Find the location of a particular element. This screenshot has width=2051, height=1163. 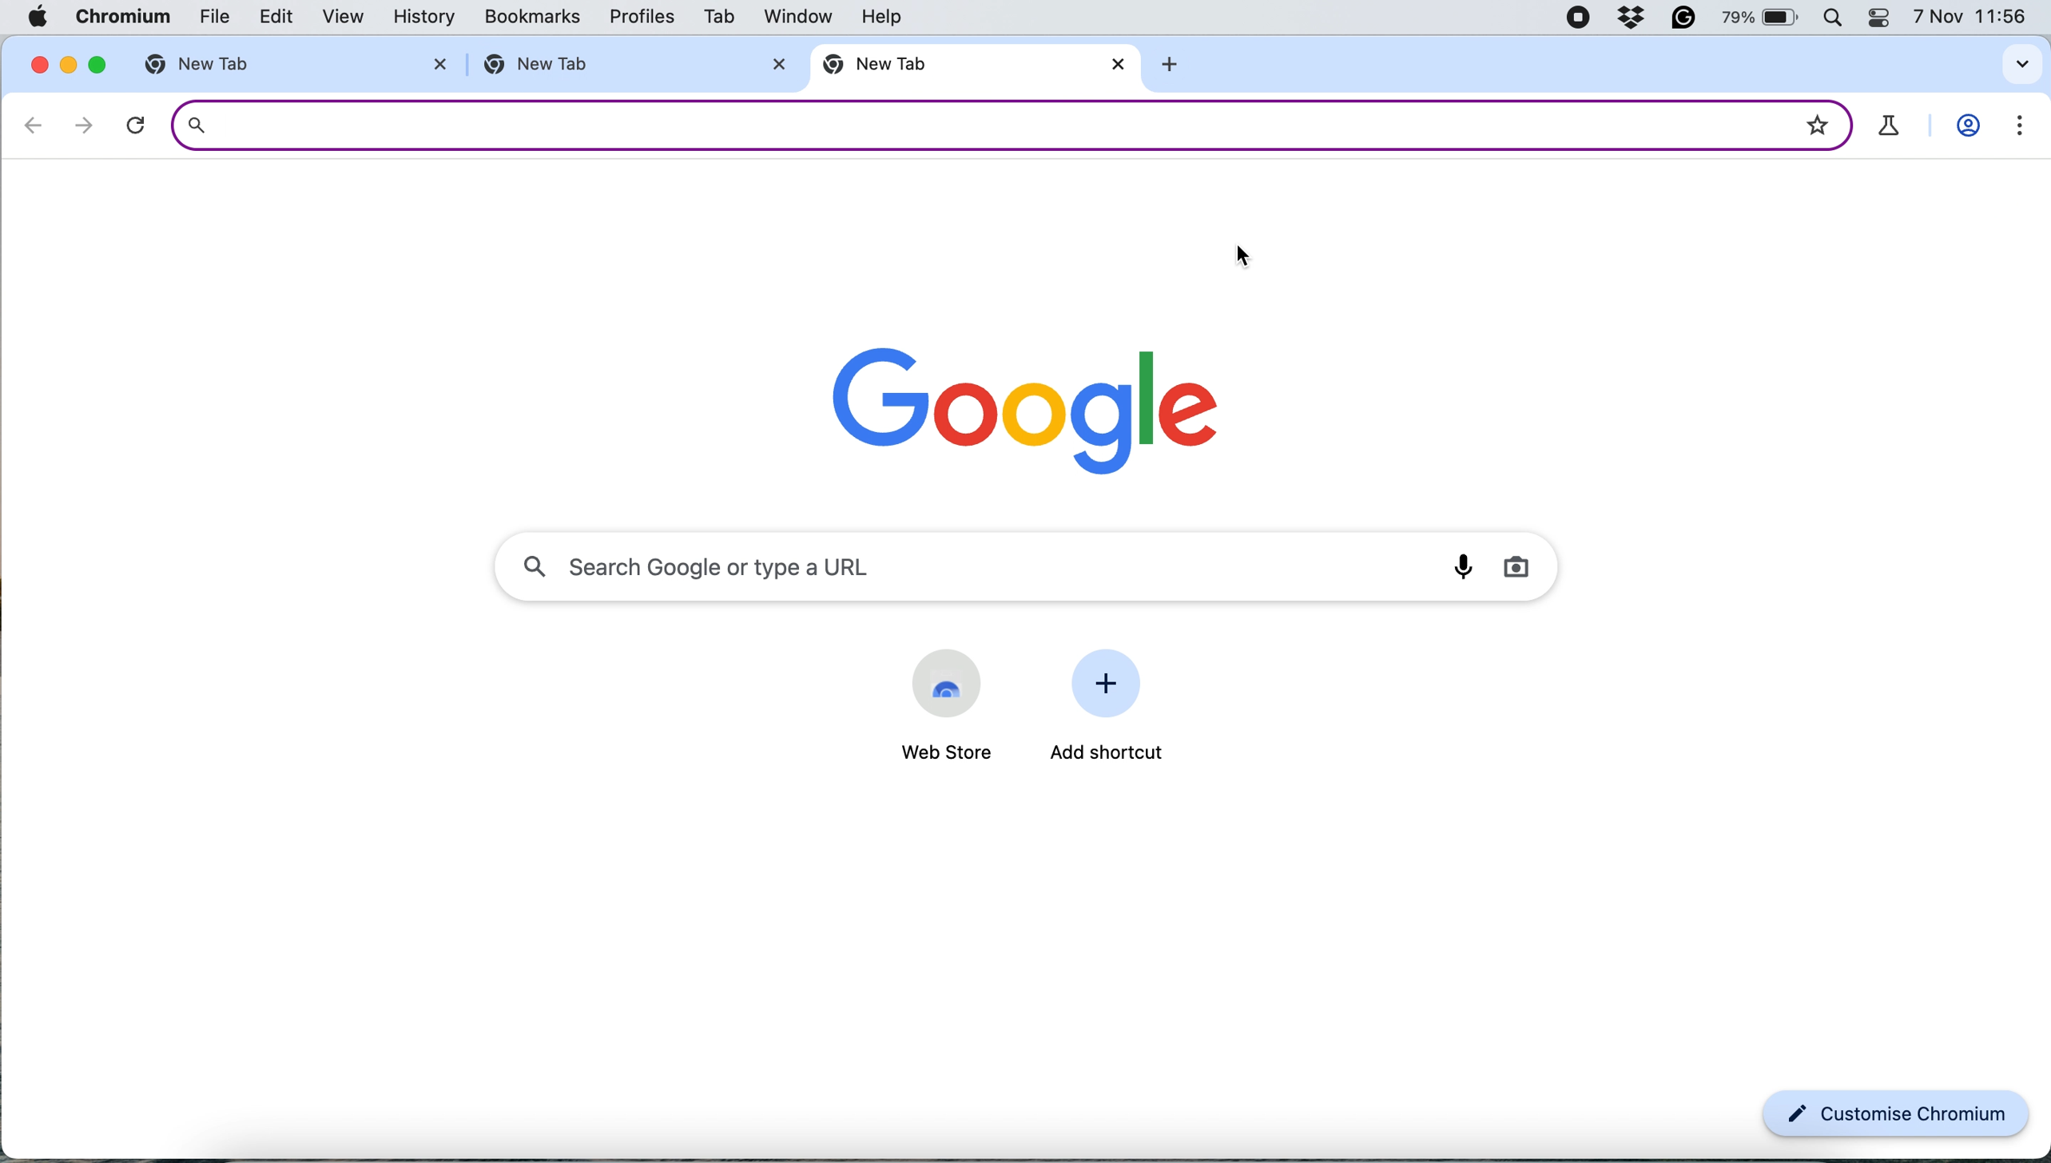

settings is located at coordinates (2013, 130).